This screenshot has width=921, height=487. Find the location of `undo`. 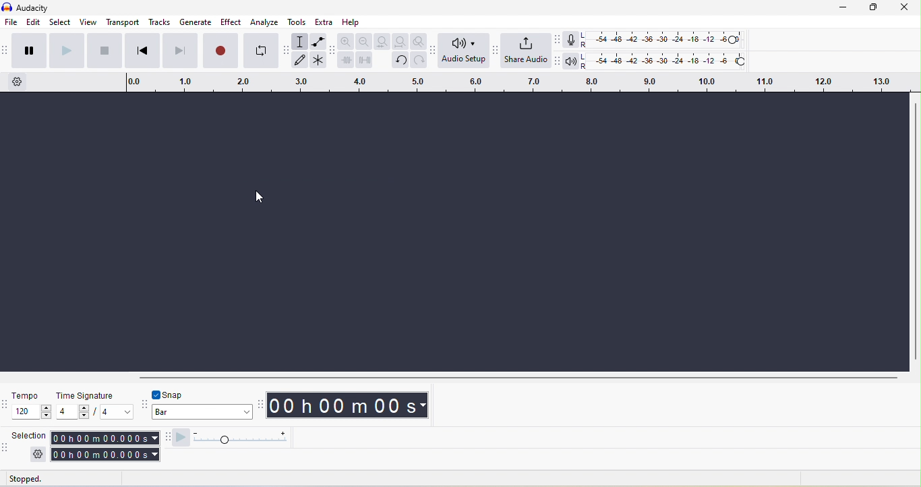

undo is located at coordinates (400, 61).